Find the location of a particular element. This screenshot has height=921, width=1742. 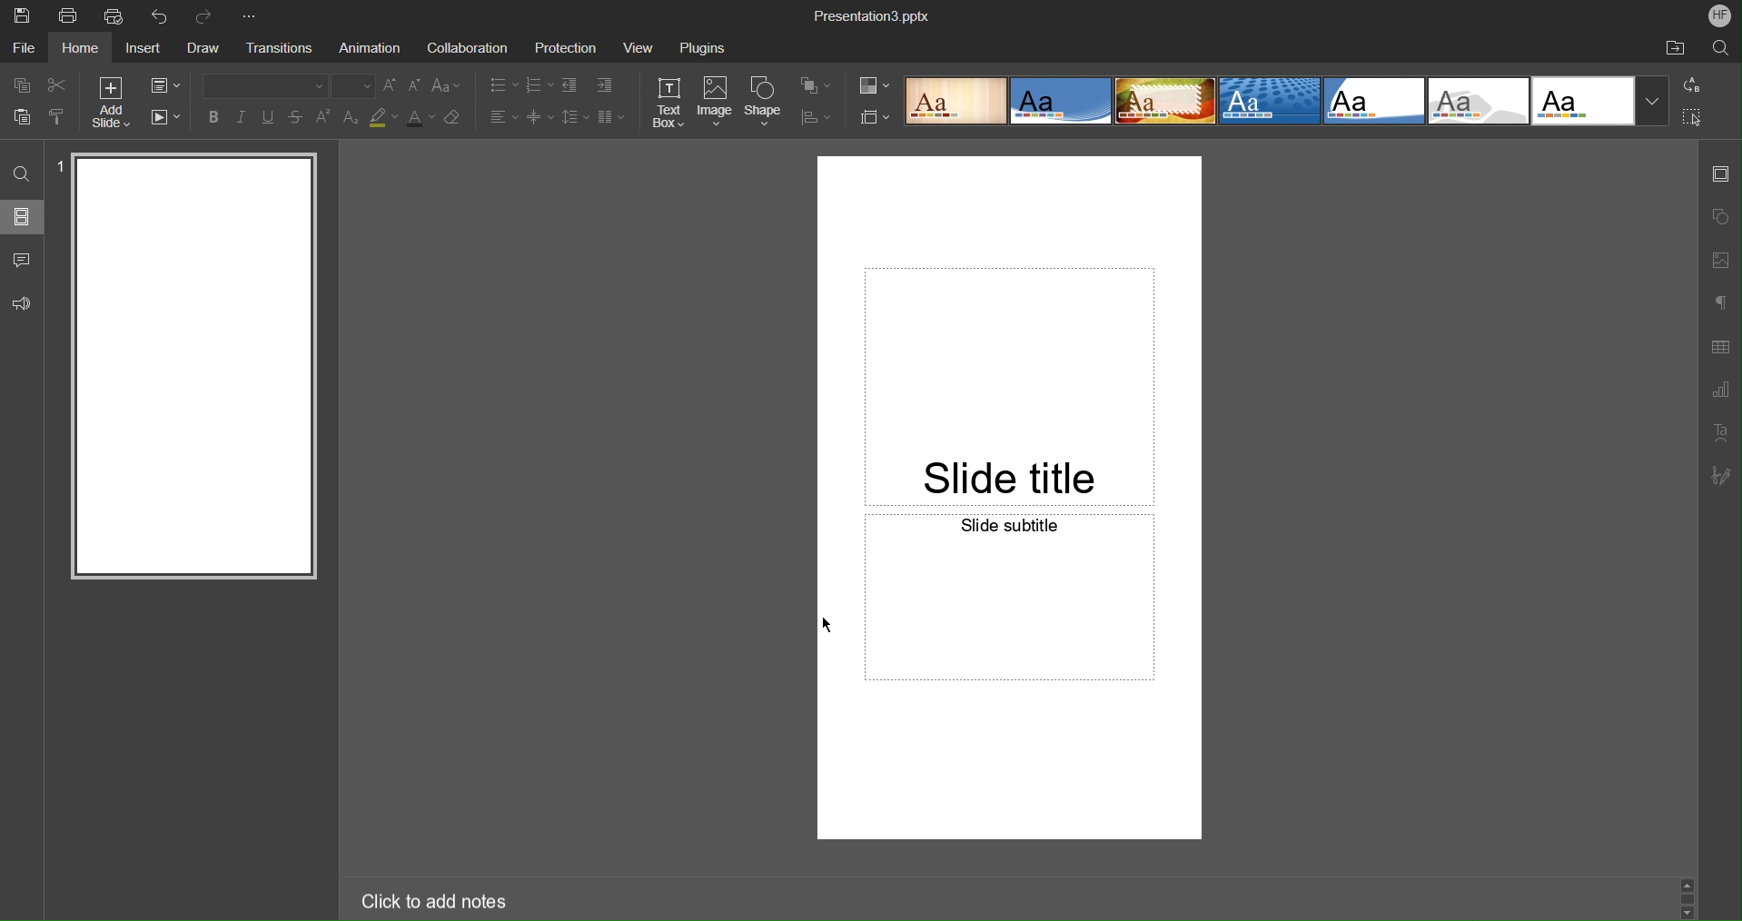

Slide subtitle is located at coordinates (1009, 659).